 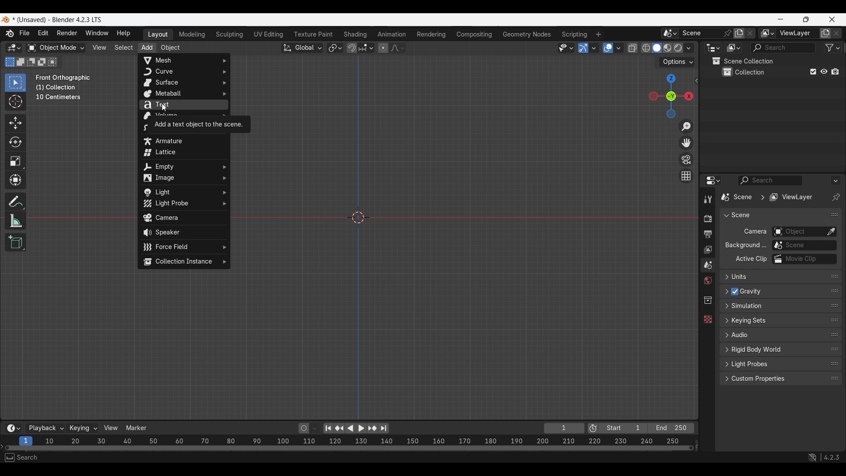 What do you see at coordinates (16, 161) in the screenshot?
I see `Scale` at bounding box center [16, 161].